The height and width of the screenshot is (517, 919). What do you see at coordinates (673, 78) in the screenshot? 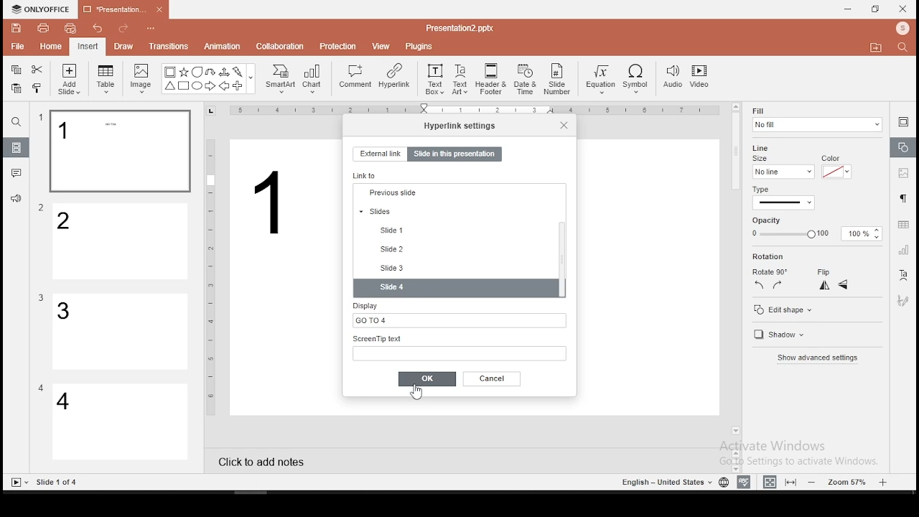
I see `audio` at bounding box center [673, 78].